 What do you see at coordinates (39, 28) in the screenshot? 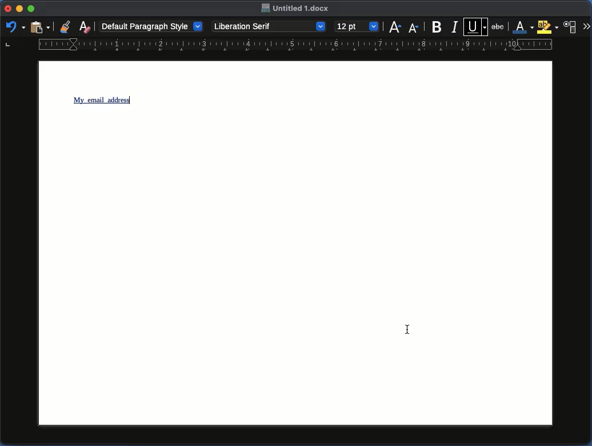
I see `Clipboard` at bounding box center [39, 28].